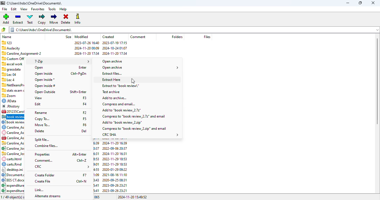 This screenshot has width=380, height=200. What do you see at coordinates (78, 92) in the screenshot?
I see `shortcut for open outside` at bounding box center [78, 92].